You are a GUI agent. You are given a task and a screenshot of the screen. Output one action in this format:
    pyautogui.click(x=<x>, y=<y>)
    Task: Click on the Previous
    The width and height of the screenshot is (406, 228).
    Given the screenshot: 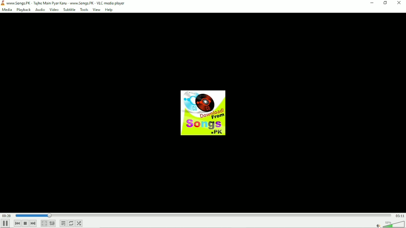 What is the action you would take?
    pyautogui.click(x=17, y=224)
    